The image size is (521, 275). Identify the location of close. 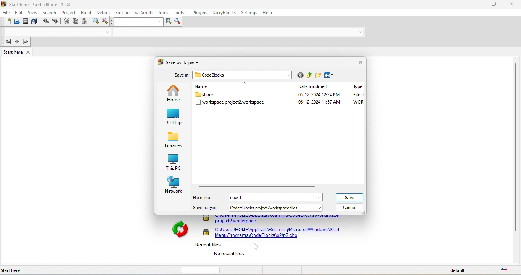
(512, 5).